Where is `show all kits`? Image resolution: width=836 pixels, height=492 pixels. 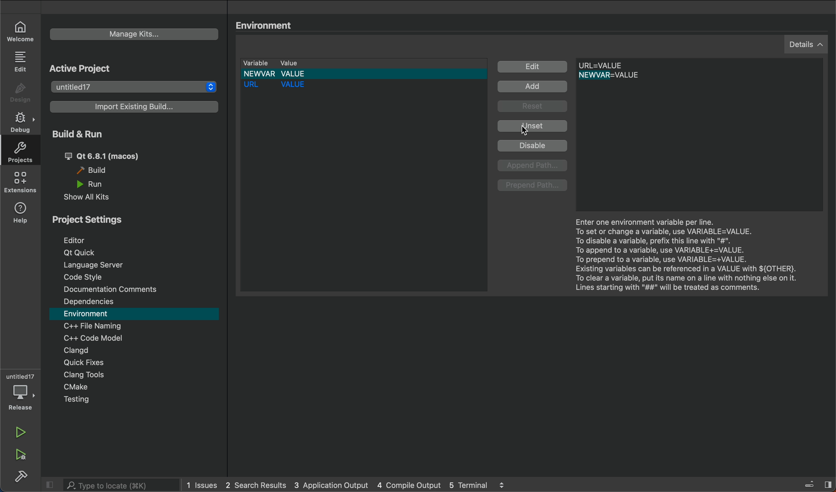 show all kits is located at coordinates (88, 197).